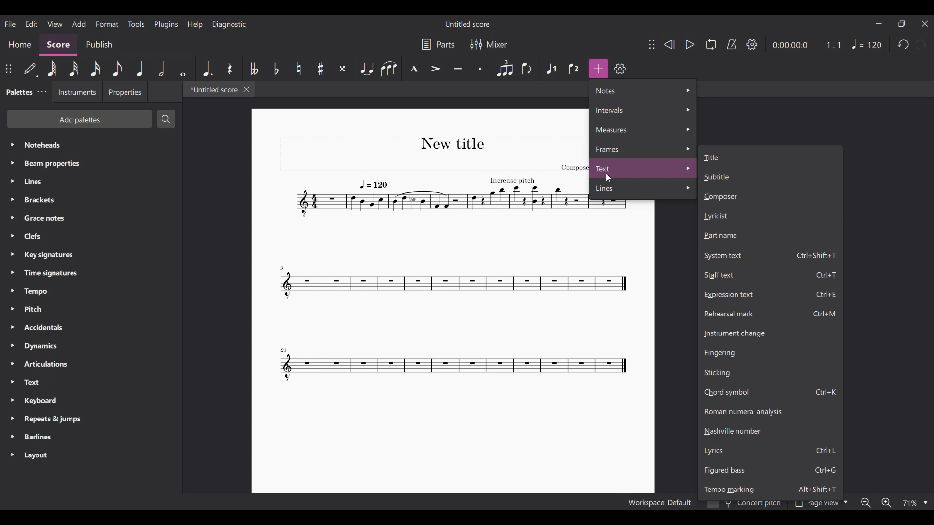 This screenshot has height=525, width=934. I want to click on File menu, so click(10, 24).